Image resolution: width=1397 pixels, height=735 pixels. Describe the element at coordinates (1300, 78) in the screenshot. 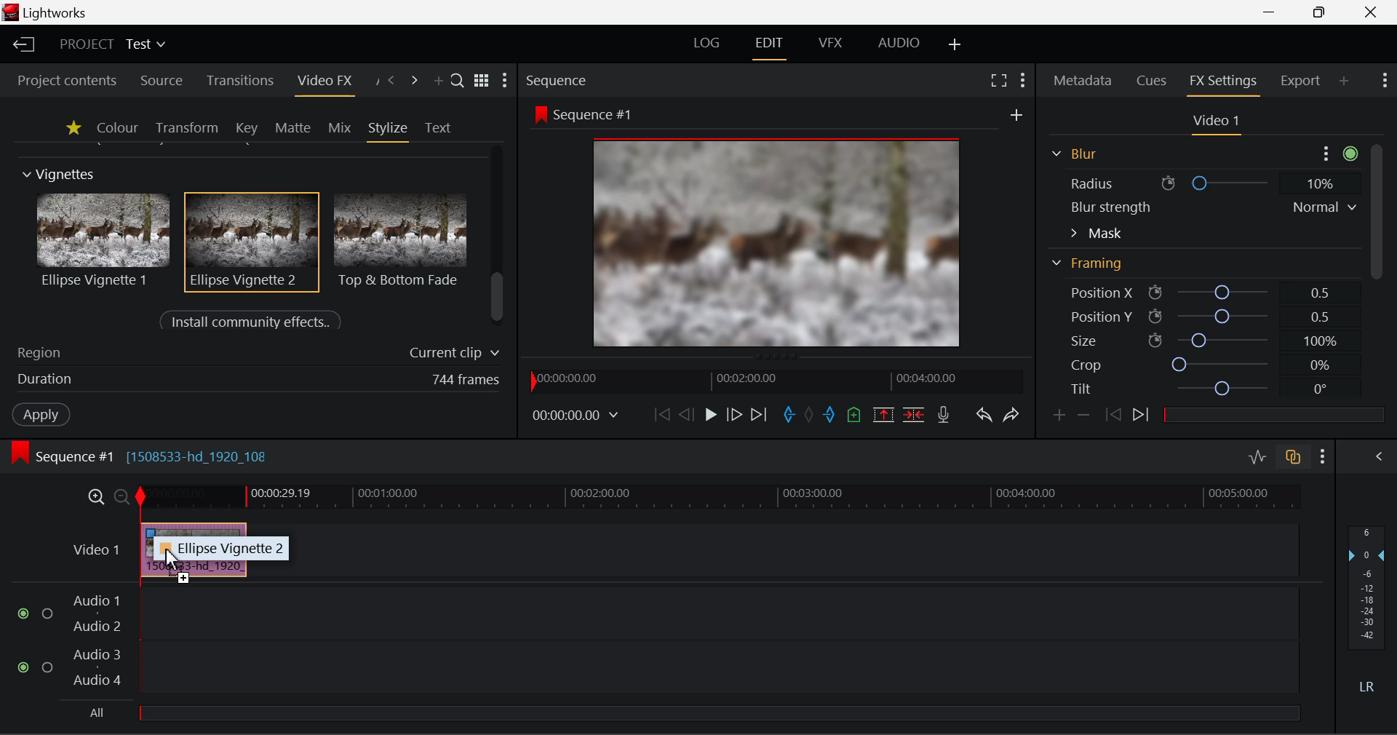

I see `Export` at that location.